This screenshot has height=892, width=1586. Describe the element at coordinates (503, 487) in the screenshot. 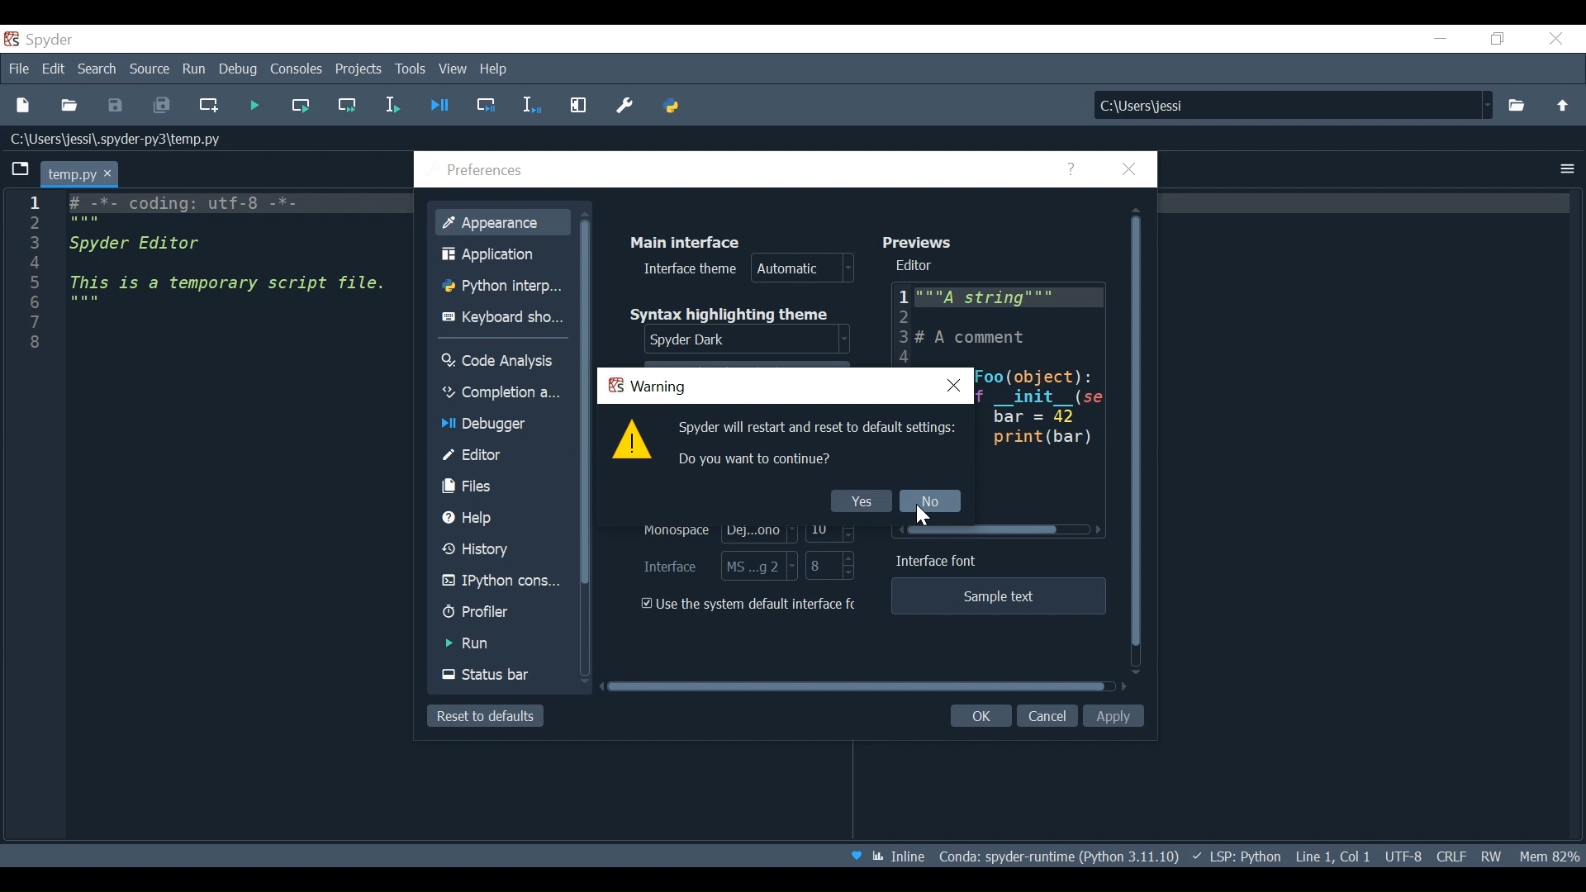

I see `Files` at that location.